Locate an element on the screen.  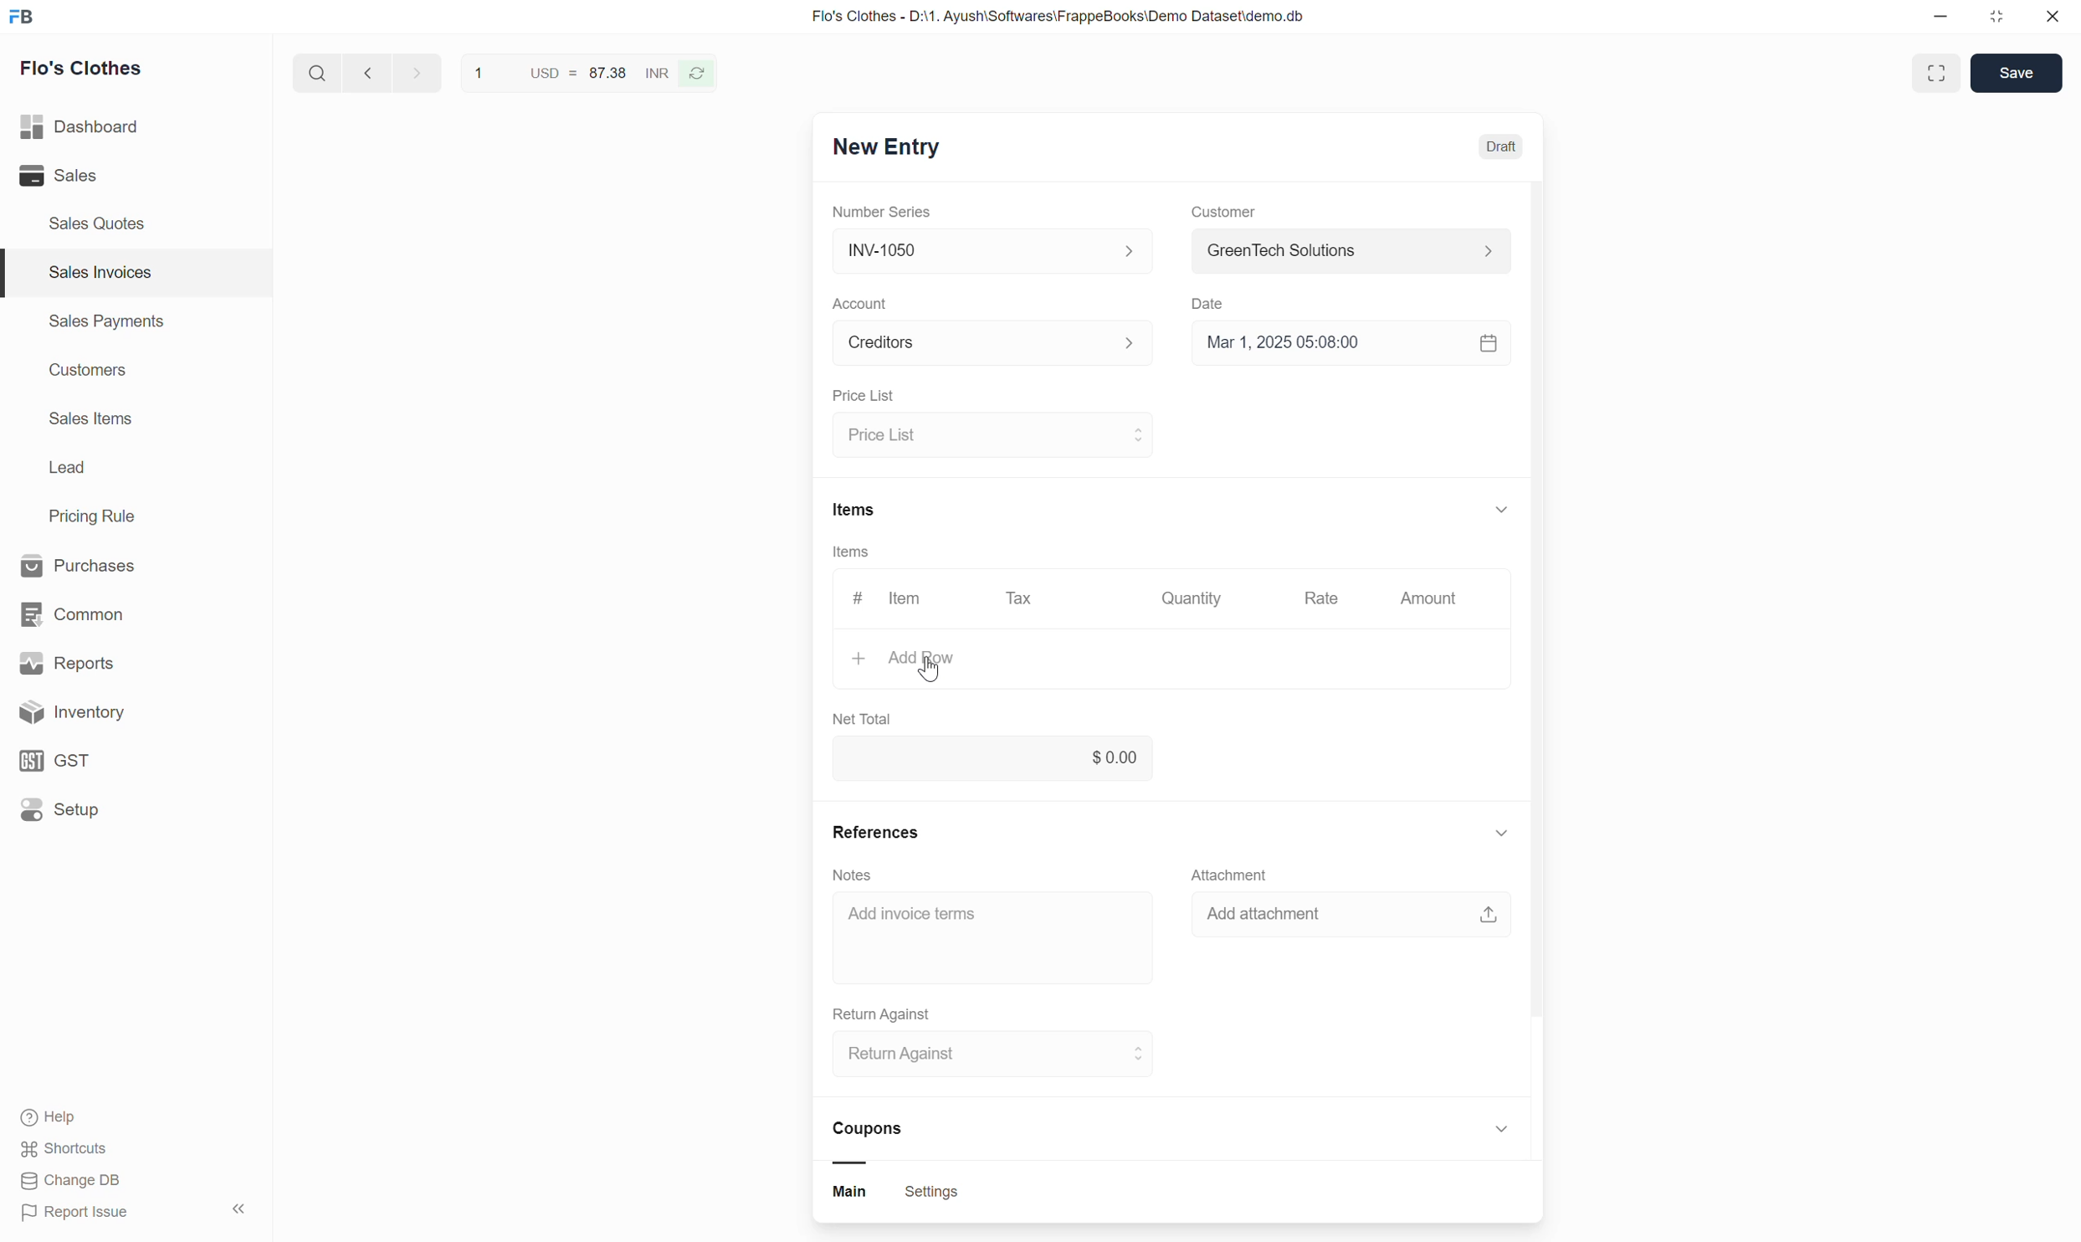
Sales Items is located at coordinates (92, 420).